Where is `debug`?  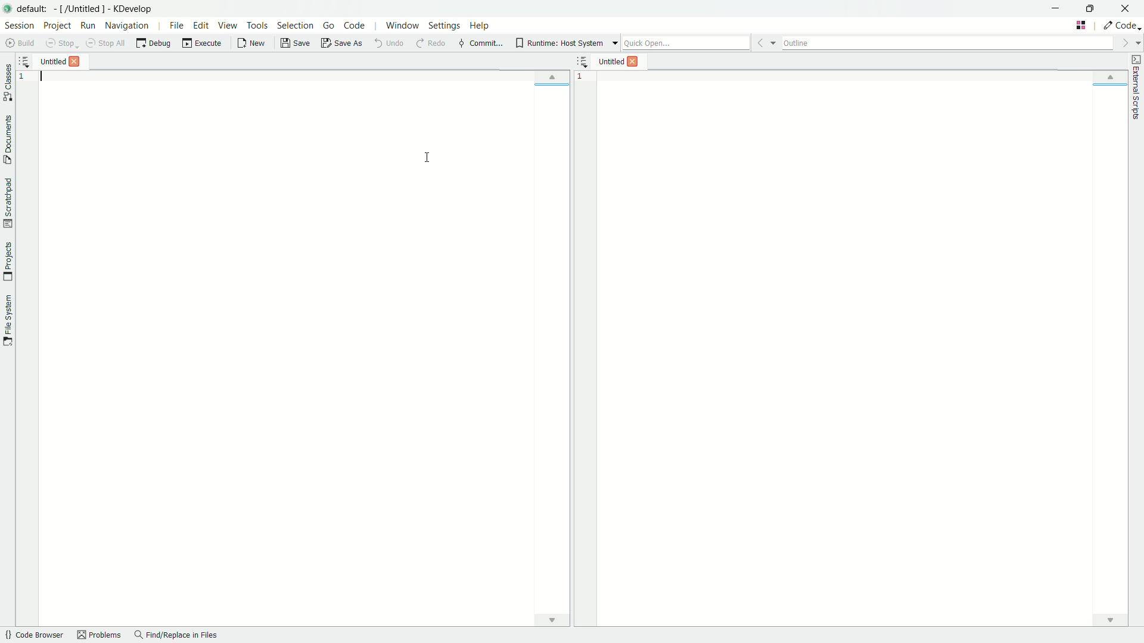 debug is located at coordinates (153, 43).